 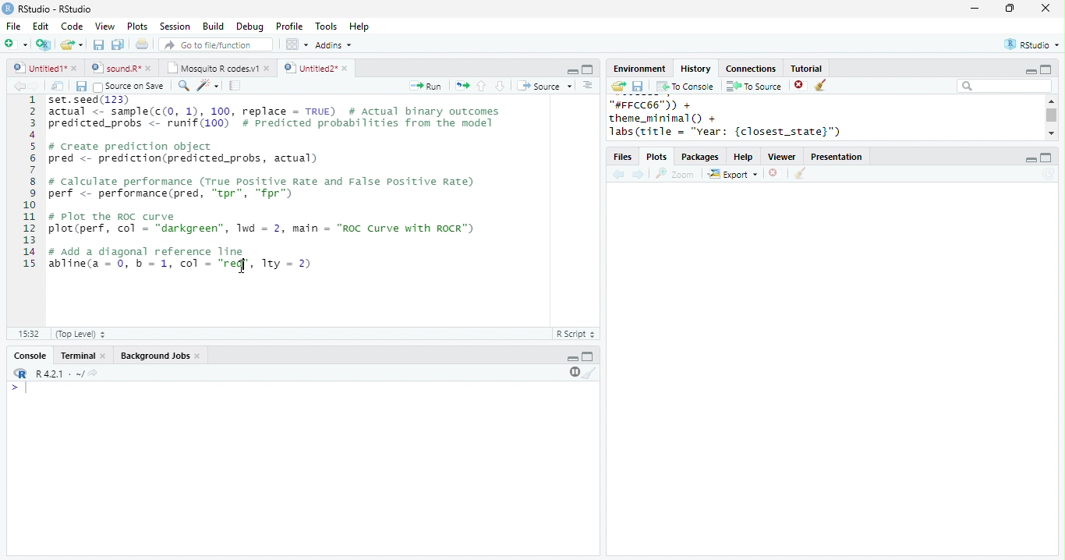 What do you see at coordinates (184, 153) in the screenshot?
I see `# Create prediction object
pred <- prediction(predicted_probs, actual)` at bounding box center [184, 153].